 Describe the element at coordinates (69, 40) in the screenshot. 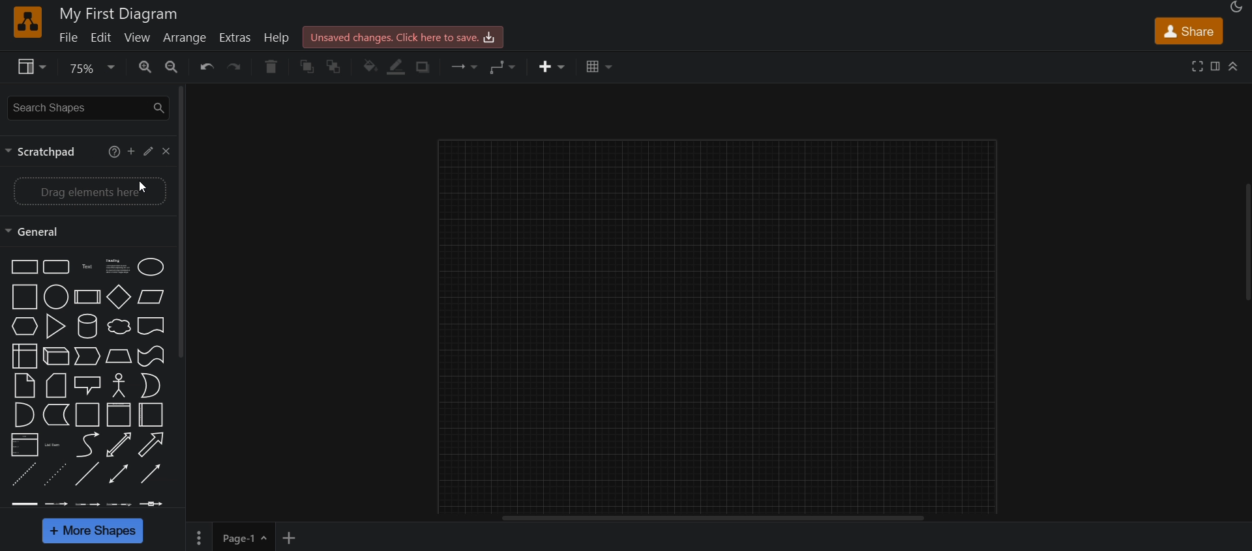

I see `file` at that location.